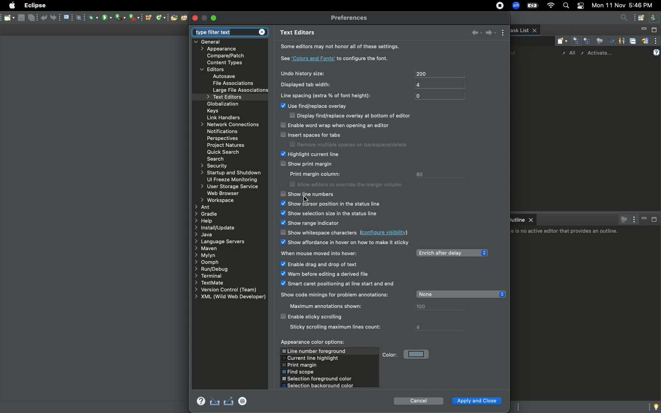  I want to click on Open file, so click(185, 18).